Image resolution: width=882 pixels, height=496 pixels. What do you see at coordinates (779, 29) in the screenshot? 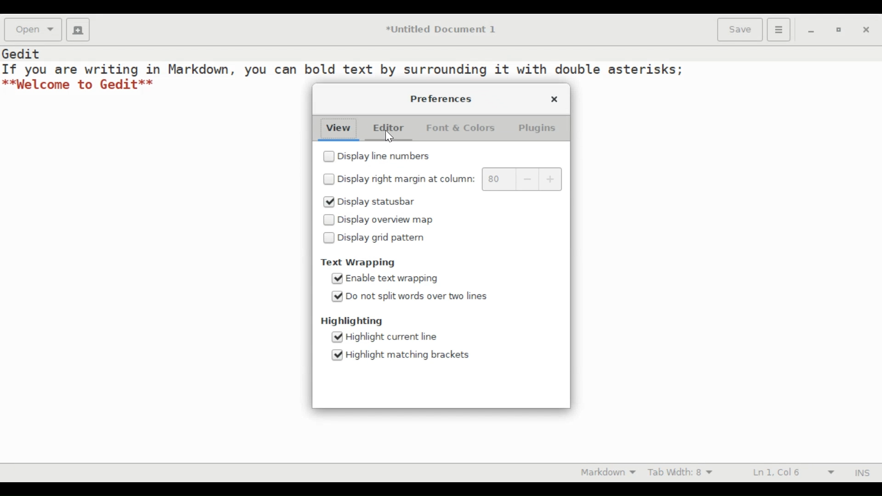
I see `Application menu` at bounding box center [779, 29].